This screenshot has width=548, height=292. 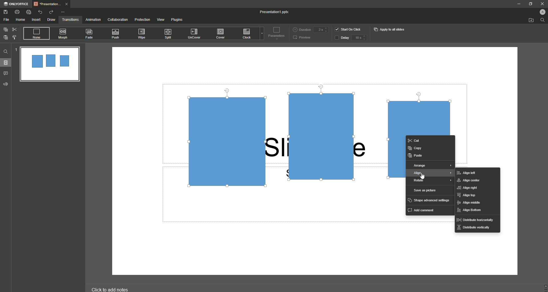 What do you see at coordinates (64, 12) in the screenshot?
I see `More Options` at bounding box center [64, 12].